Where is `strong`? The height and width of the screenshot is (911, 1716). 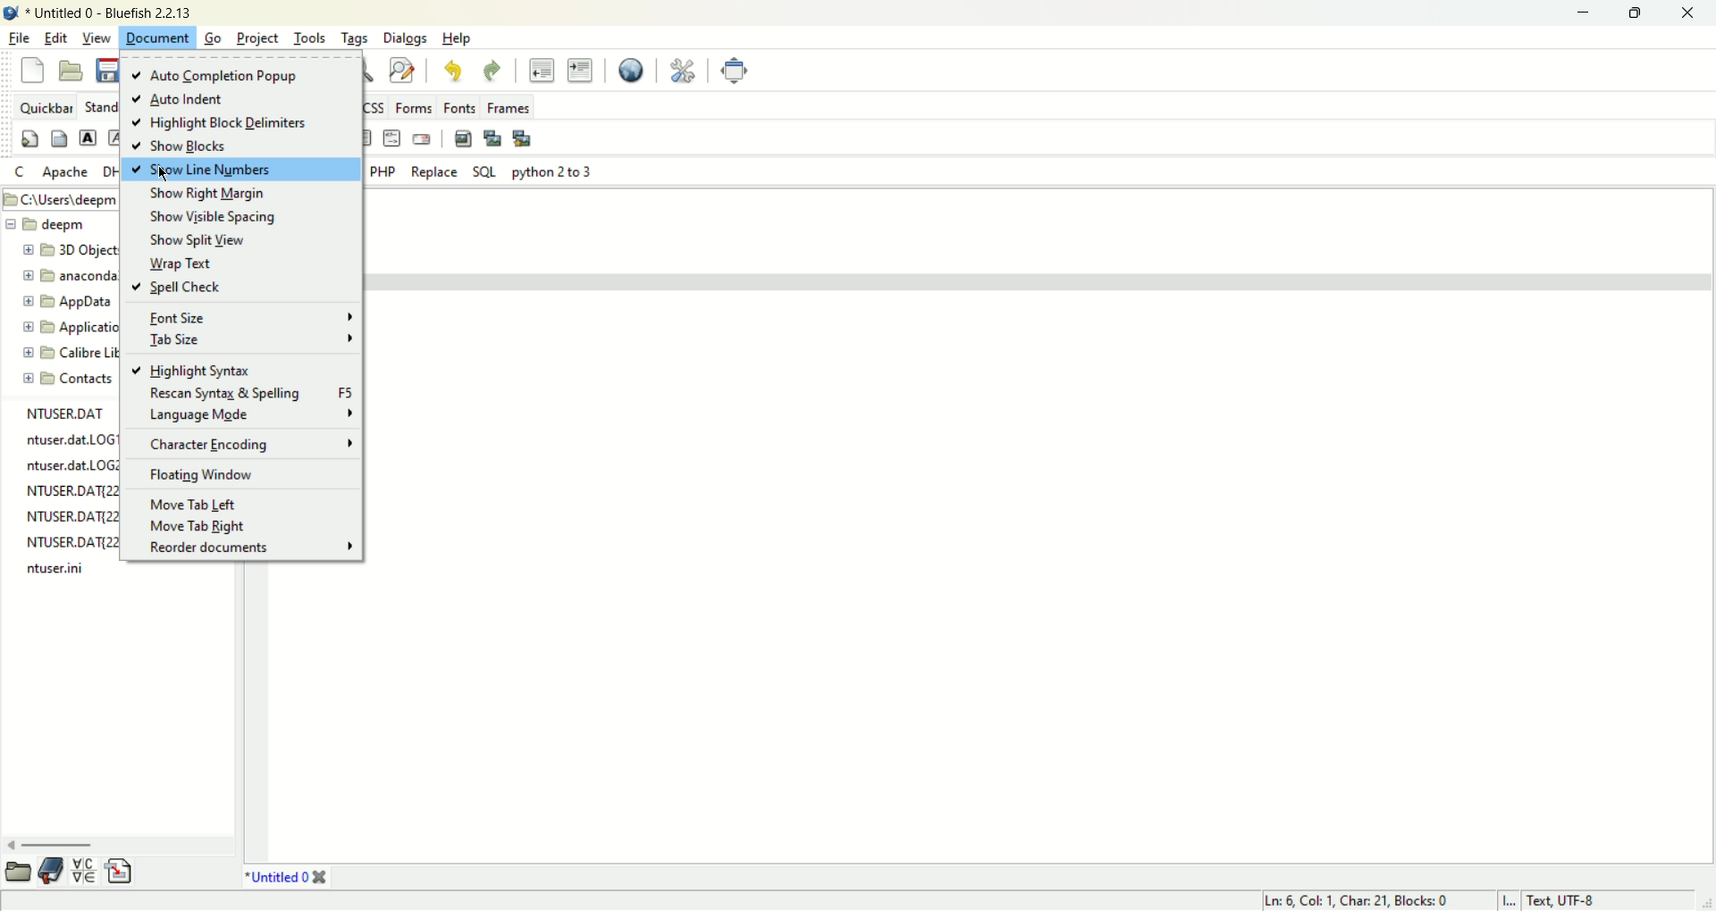 strong is located at coordinates (86, 136).